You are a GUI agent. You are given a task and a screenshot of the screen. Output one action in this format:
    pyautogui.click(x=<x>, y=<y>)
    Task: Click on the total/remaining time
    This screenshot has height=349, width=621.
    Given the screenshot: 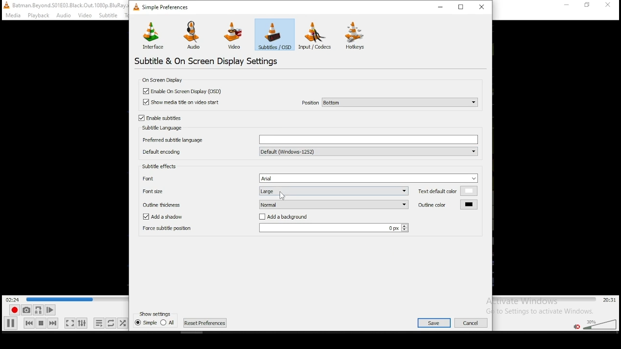 What is the action you would take?
    pyautogui.click(x=610, y=300)
    